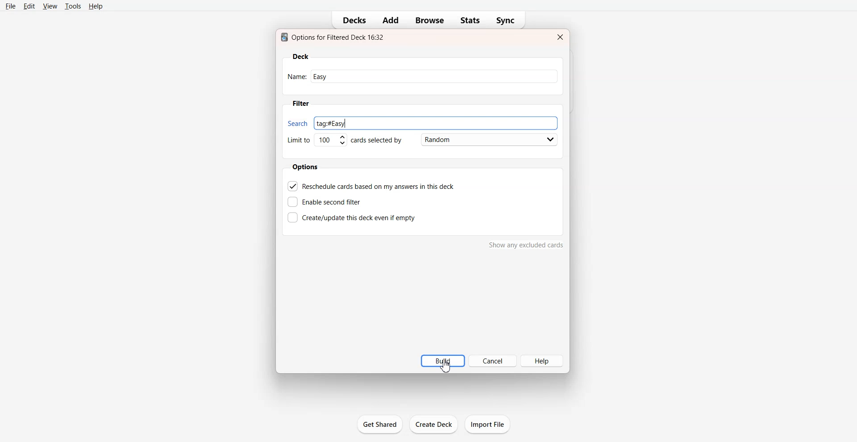 Image resolution: width=857 pixels, height=442 pixels. Describe the element at coordinates (351, 217) in the screenshot. I see `Create this deck even if empty` at that location.